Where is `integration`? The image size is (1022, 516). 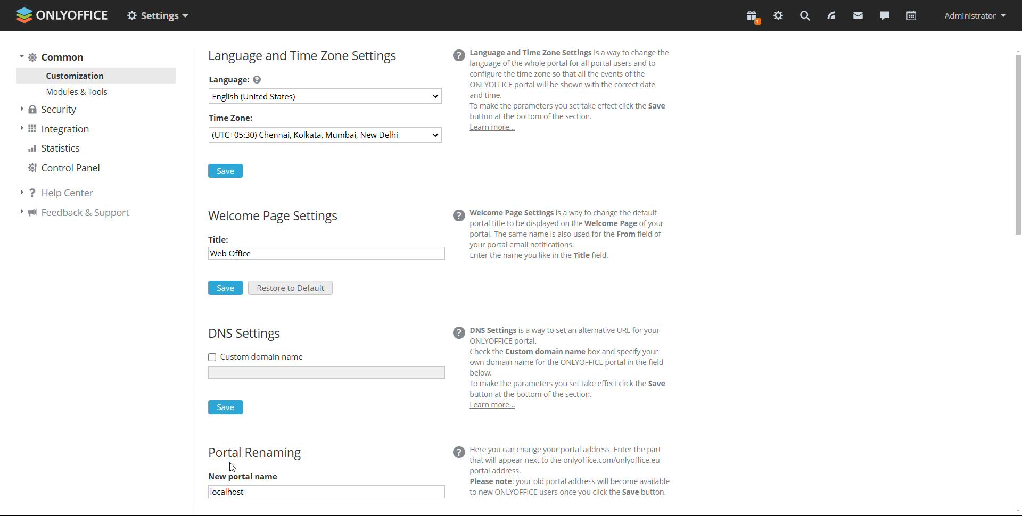
integration is located at coordinates (54, 129).